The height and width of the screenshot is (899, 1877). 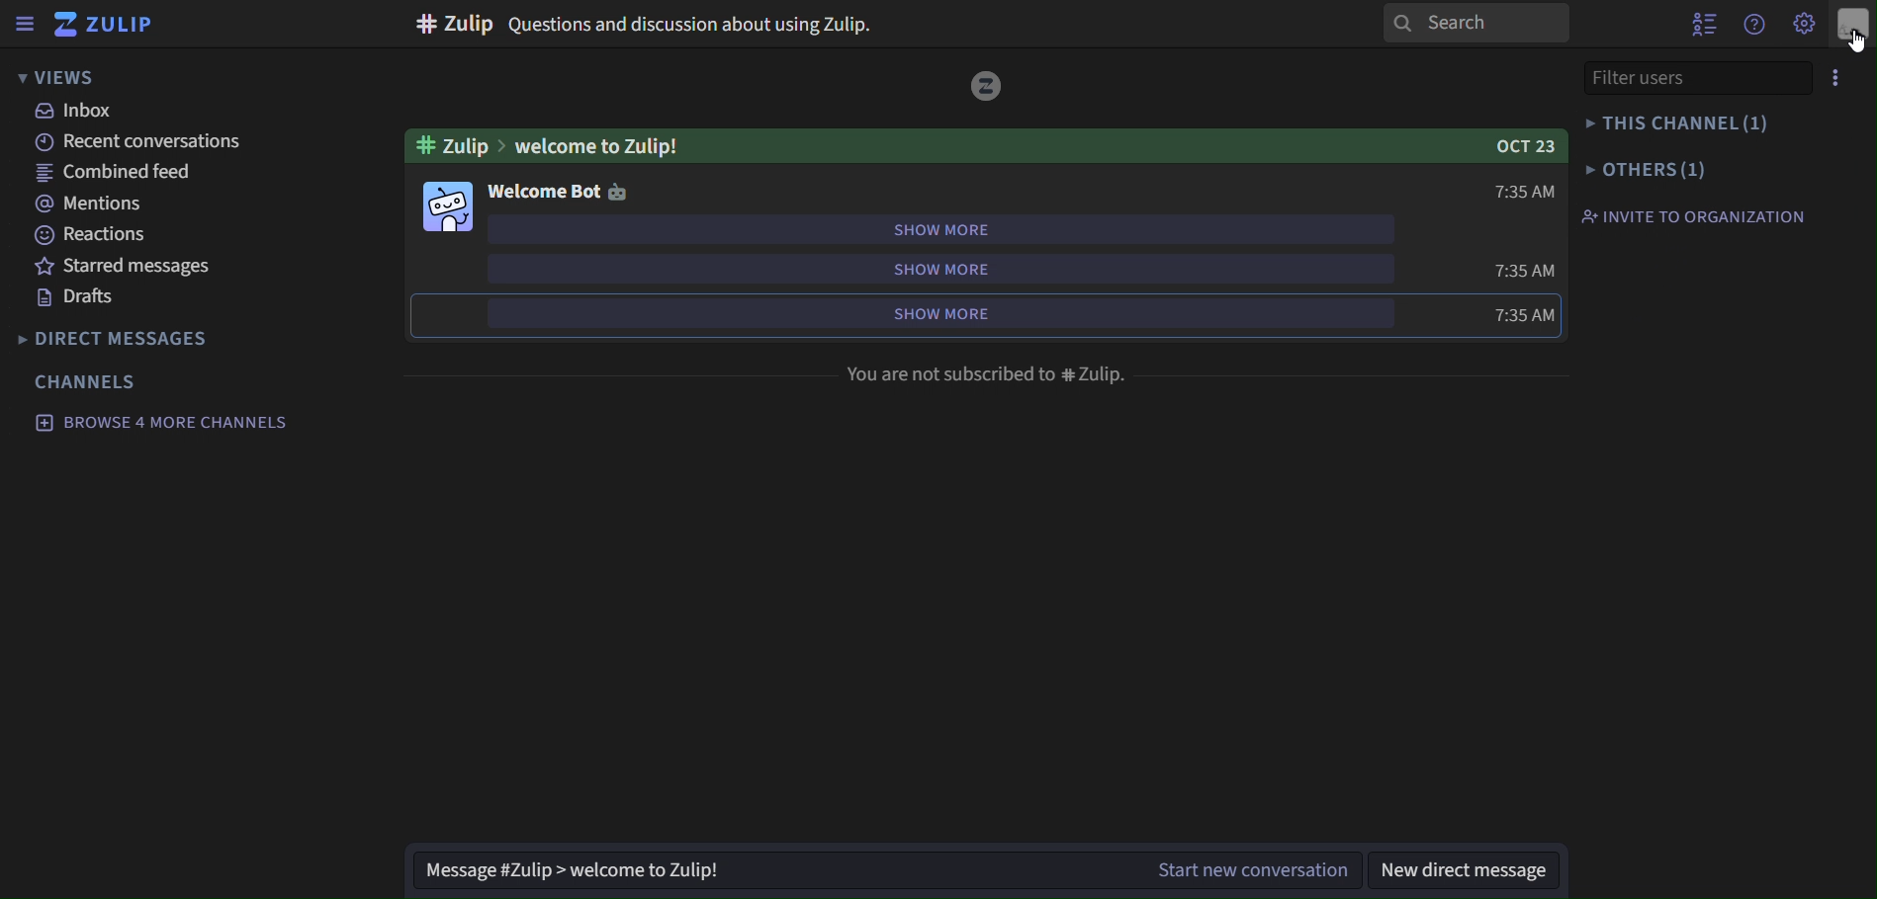 What do you see at coordinates (90, 381) in the screenshot?
I see `channels` at bounding box center [90, 381].